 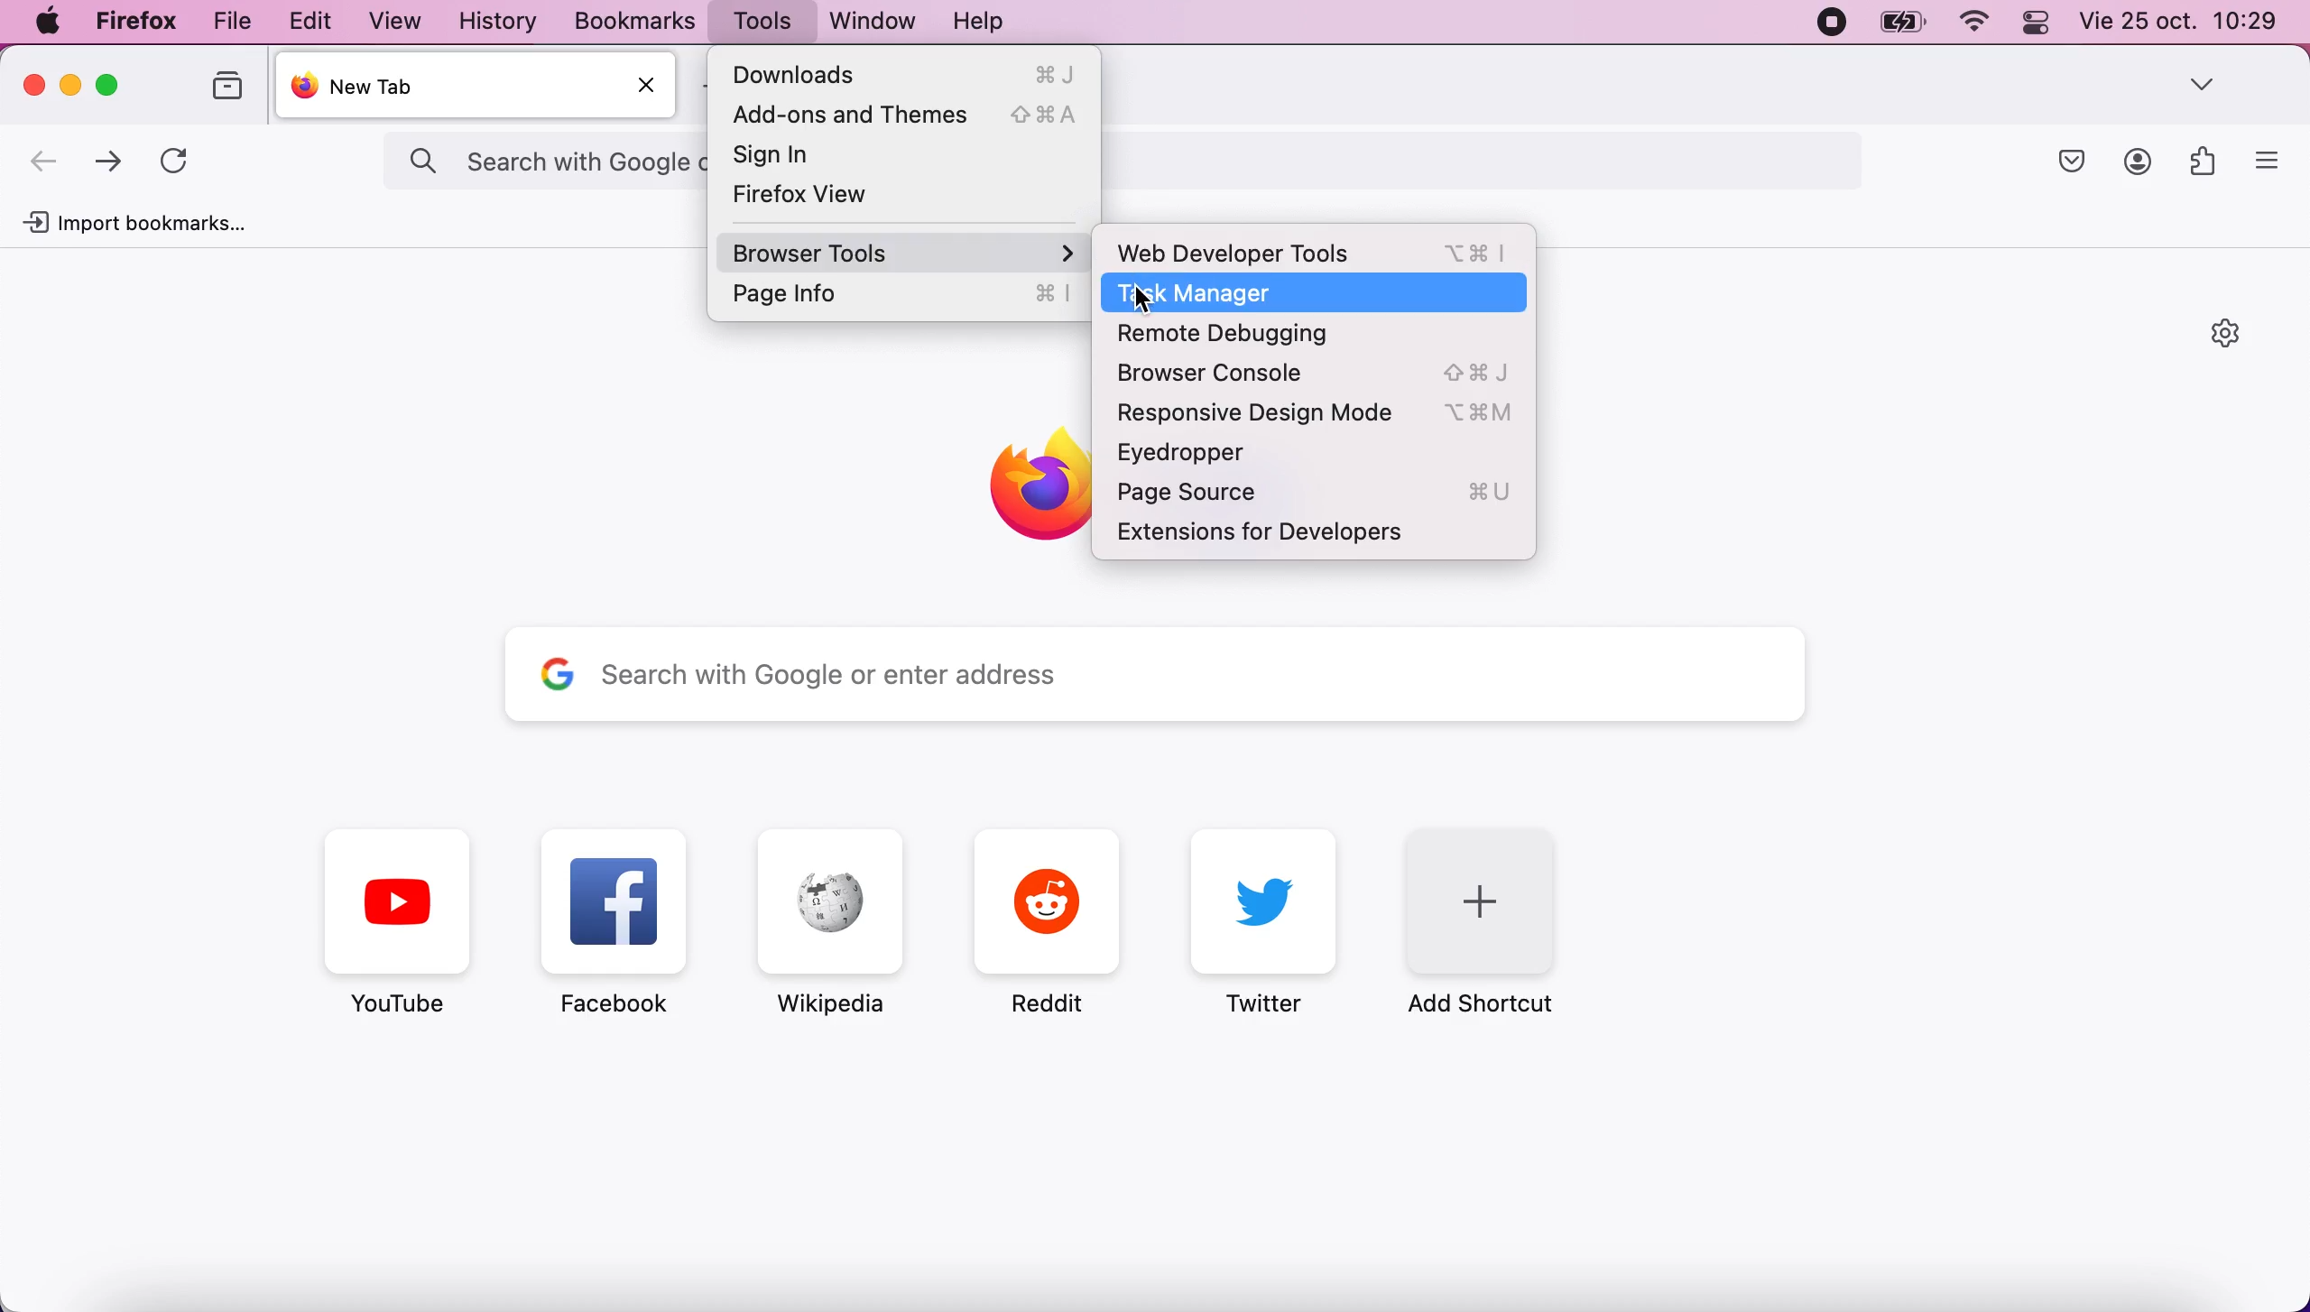 I want to click on Search bar, so click(x=1160, y=673).